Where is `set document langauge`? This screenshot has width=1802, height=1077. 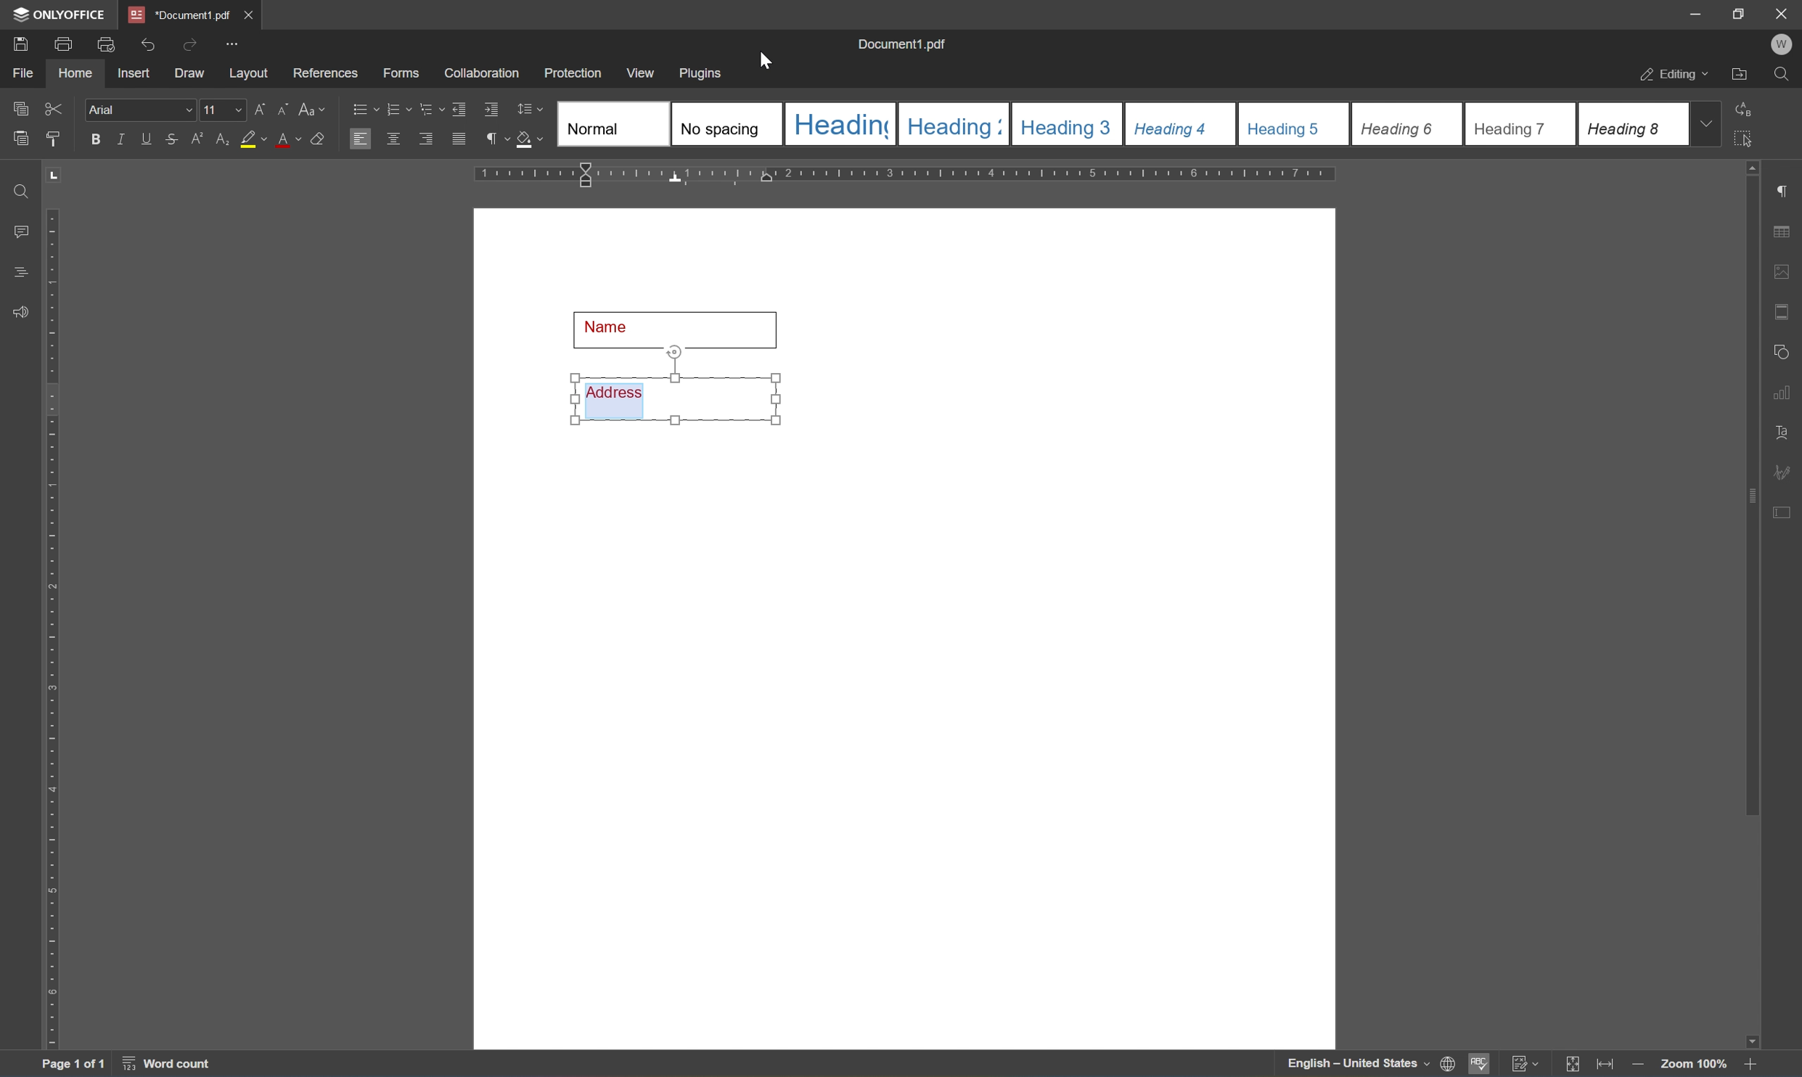 set document langauge is located at coordinates (1449, 1065).